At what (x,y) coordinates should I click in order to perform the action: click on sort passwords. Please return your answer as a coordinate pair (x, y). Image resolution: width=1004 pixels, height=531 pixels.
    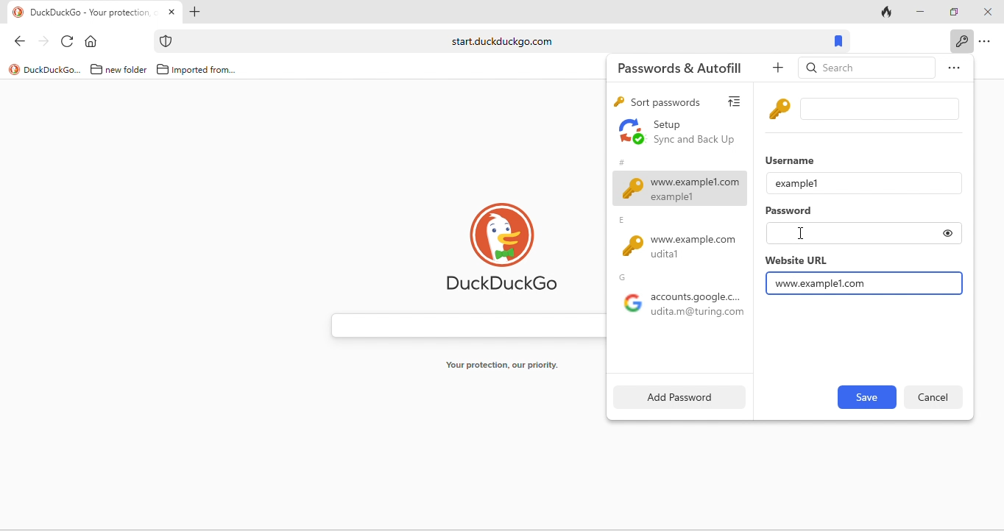
    Looking at the image, I should click on (666, 102).